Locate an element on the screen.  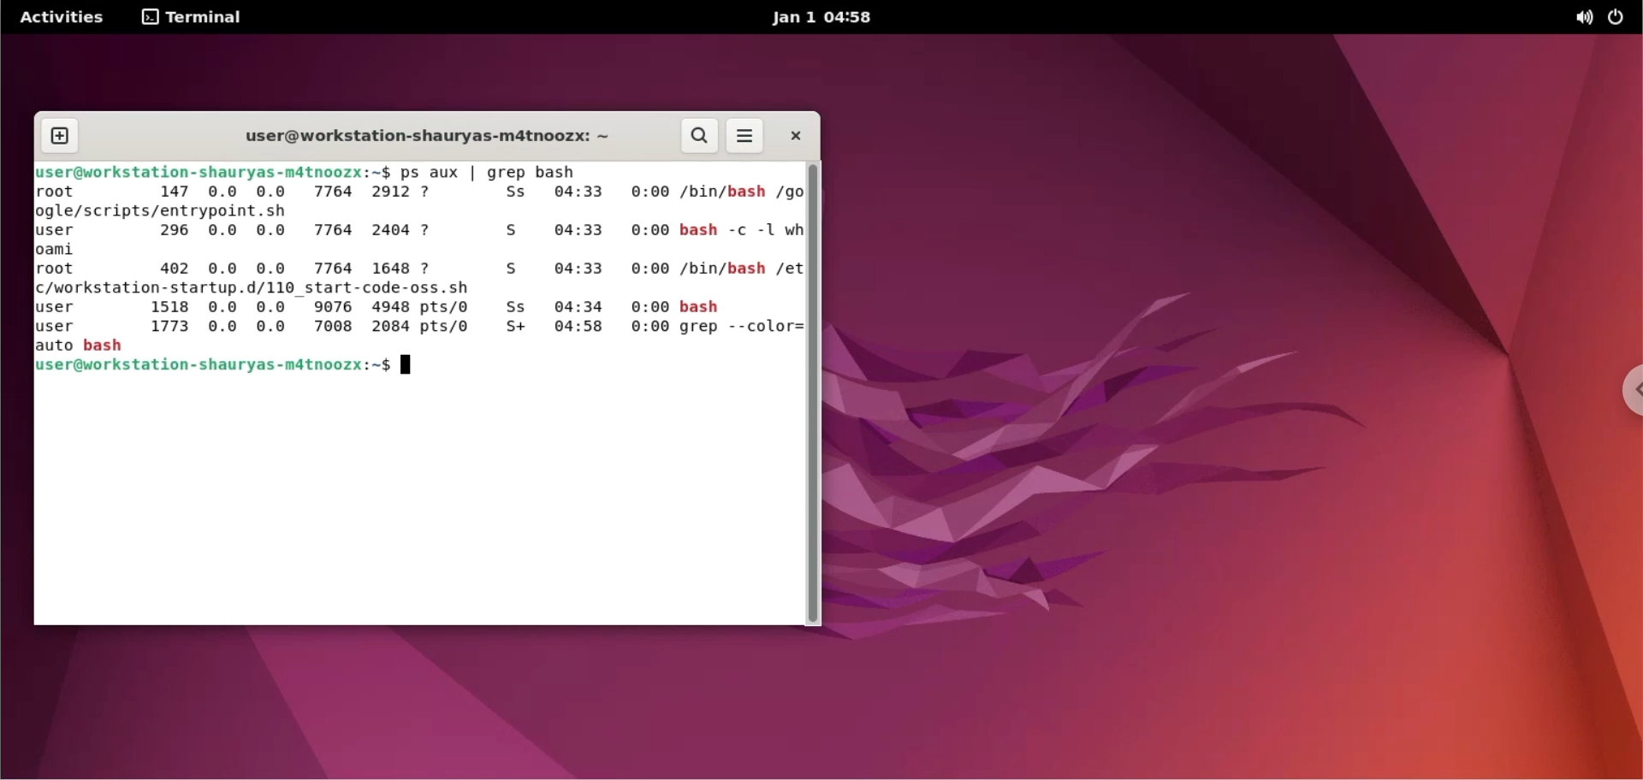
user 296 0.0 0.9 7764 2404 7 Ss 04:33 0:00 bash -c -1l whoamiroot 402 0.0 0.0 7764 1648 ? S 04:33 0:00 /bin/bash /etc/workstation-startup.d/110_start-code-oss.shuser 1518 0.6 0.0 9076 4948 pts/0 Ss 04:34 0:00 bashuser 1773 0.0 0.0 7008 2084 pts/e S+ 04:58 0:00 grep --color= auto bash is located at coordinates (406, 287).